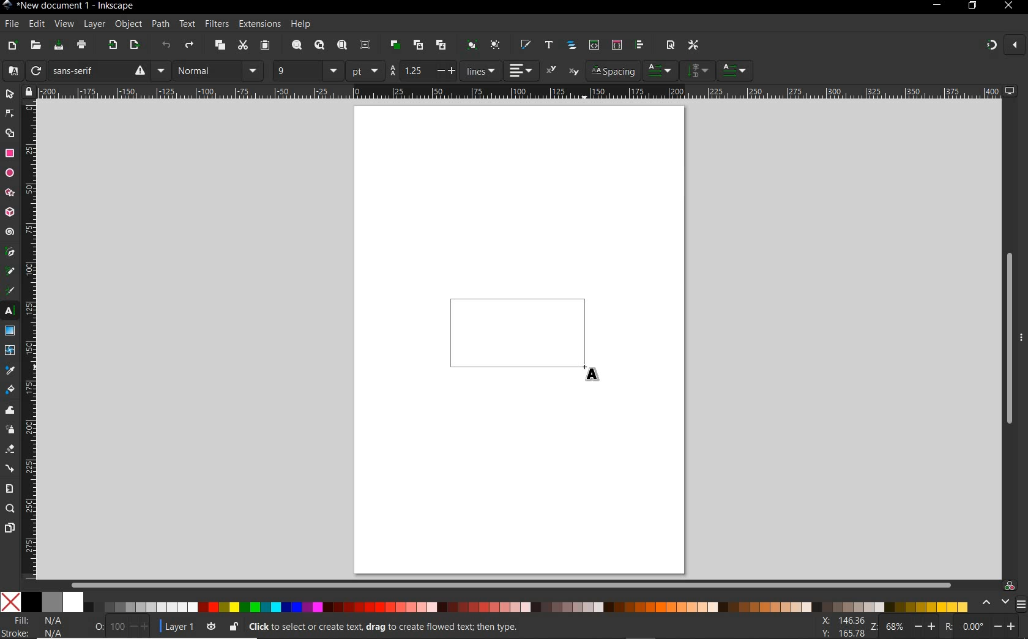  What do you see at coordinates (1008, 585) in the screenshot?
I see `color managed mode` at bounding box center [1008, 585].